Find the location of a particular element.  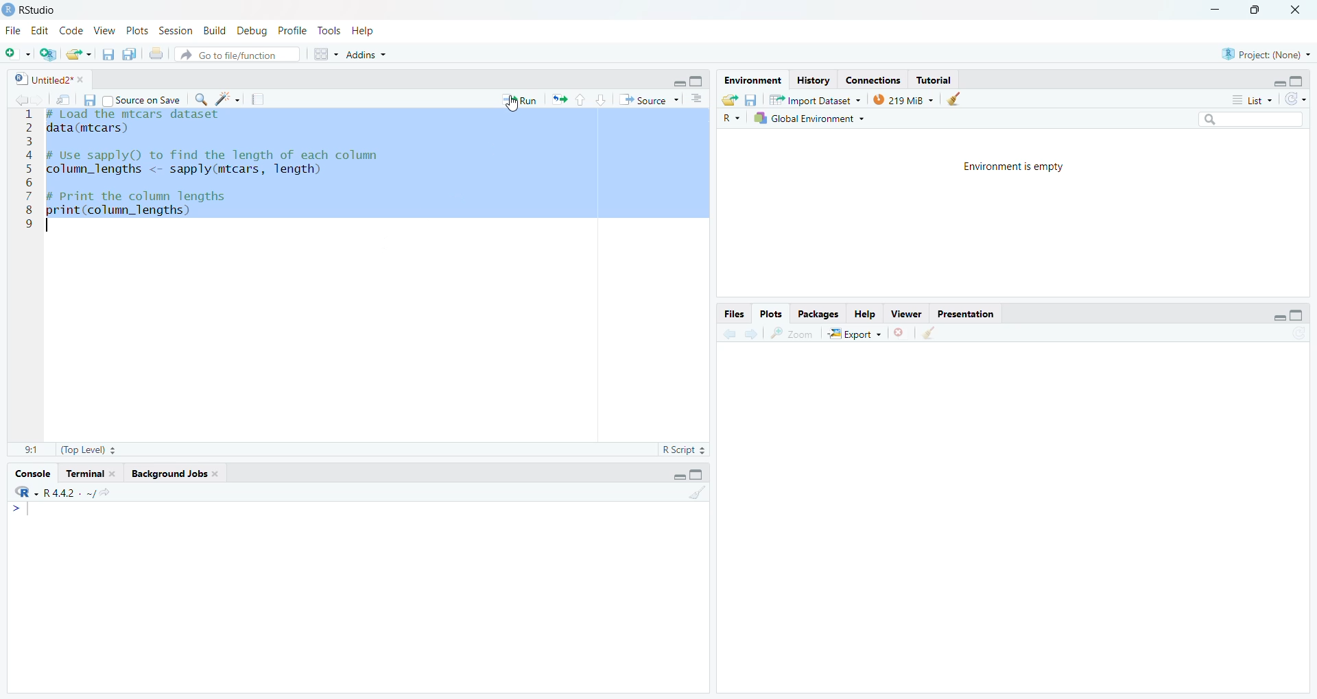

Tools is located at coordinates (331, 31).